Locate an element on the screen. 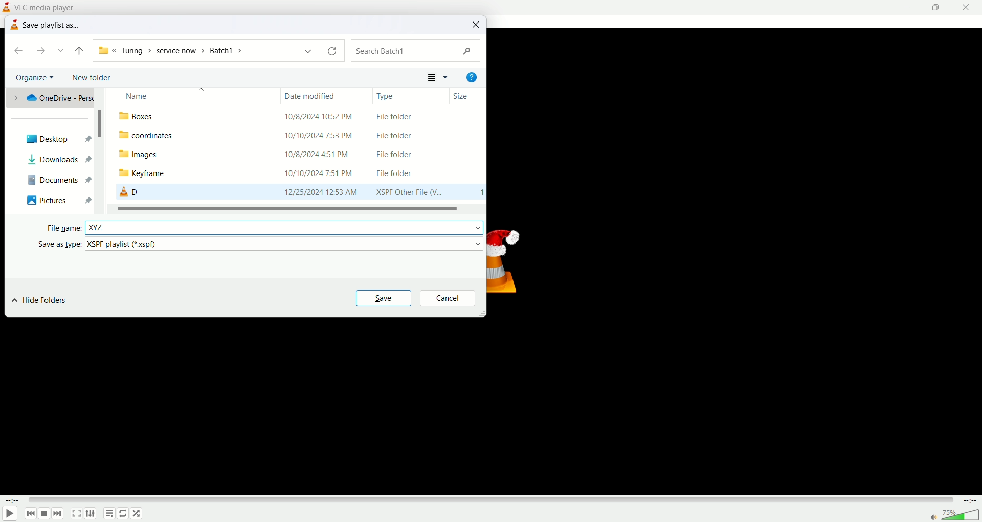 This screenshot has height=522, width=982. list view is located at coordinates (438, 77).